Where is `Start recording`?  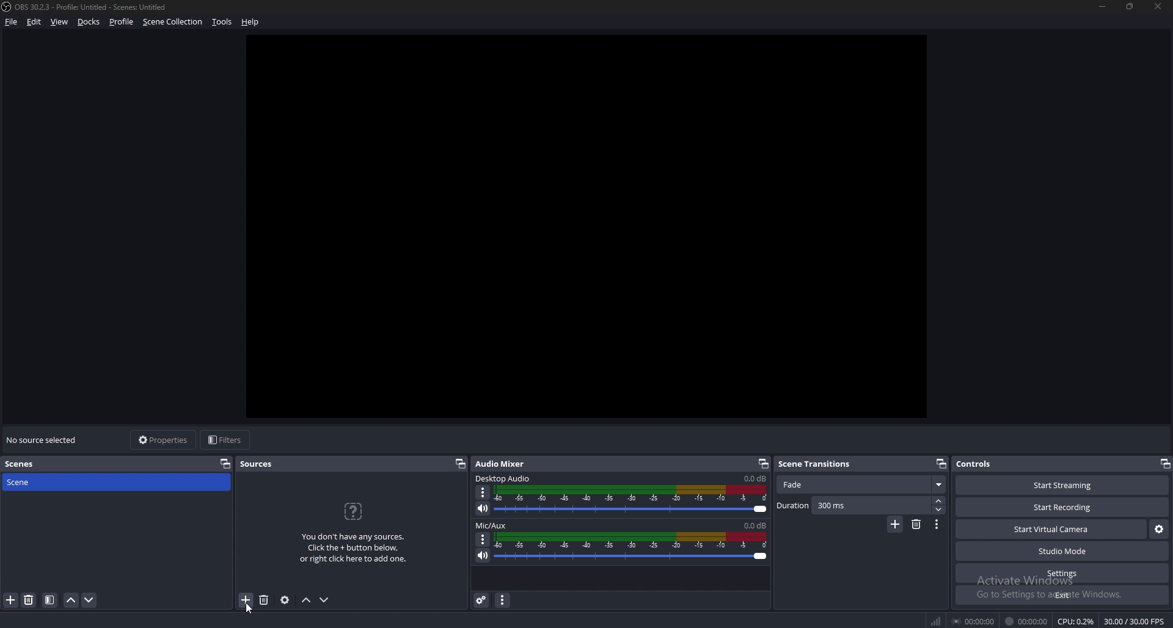
Start recording is located at coordinates (1063, 508).